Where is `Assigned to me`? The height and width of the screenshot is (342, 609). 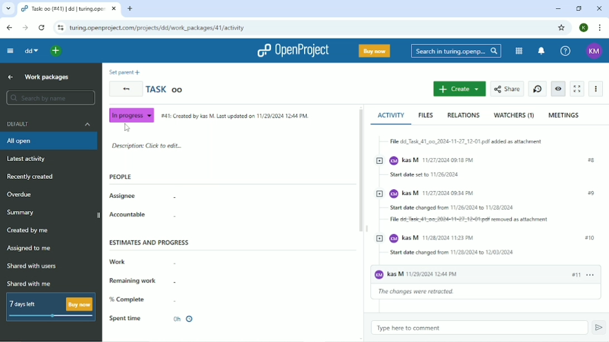 Assigned to me is located at coordinates (31, 248).